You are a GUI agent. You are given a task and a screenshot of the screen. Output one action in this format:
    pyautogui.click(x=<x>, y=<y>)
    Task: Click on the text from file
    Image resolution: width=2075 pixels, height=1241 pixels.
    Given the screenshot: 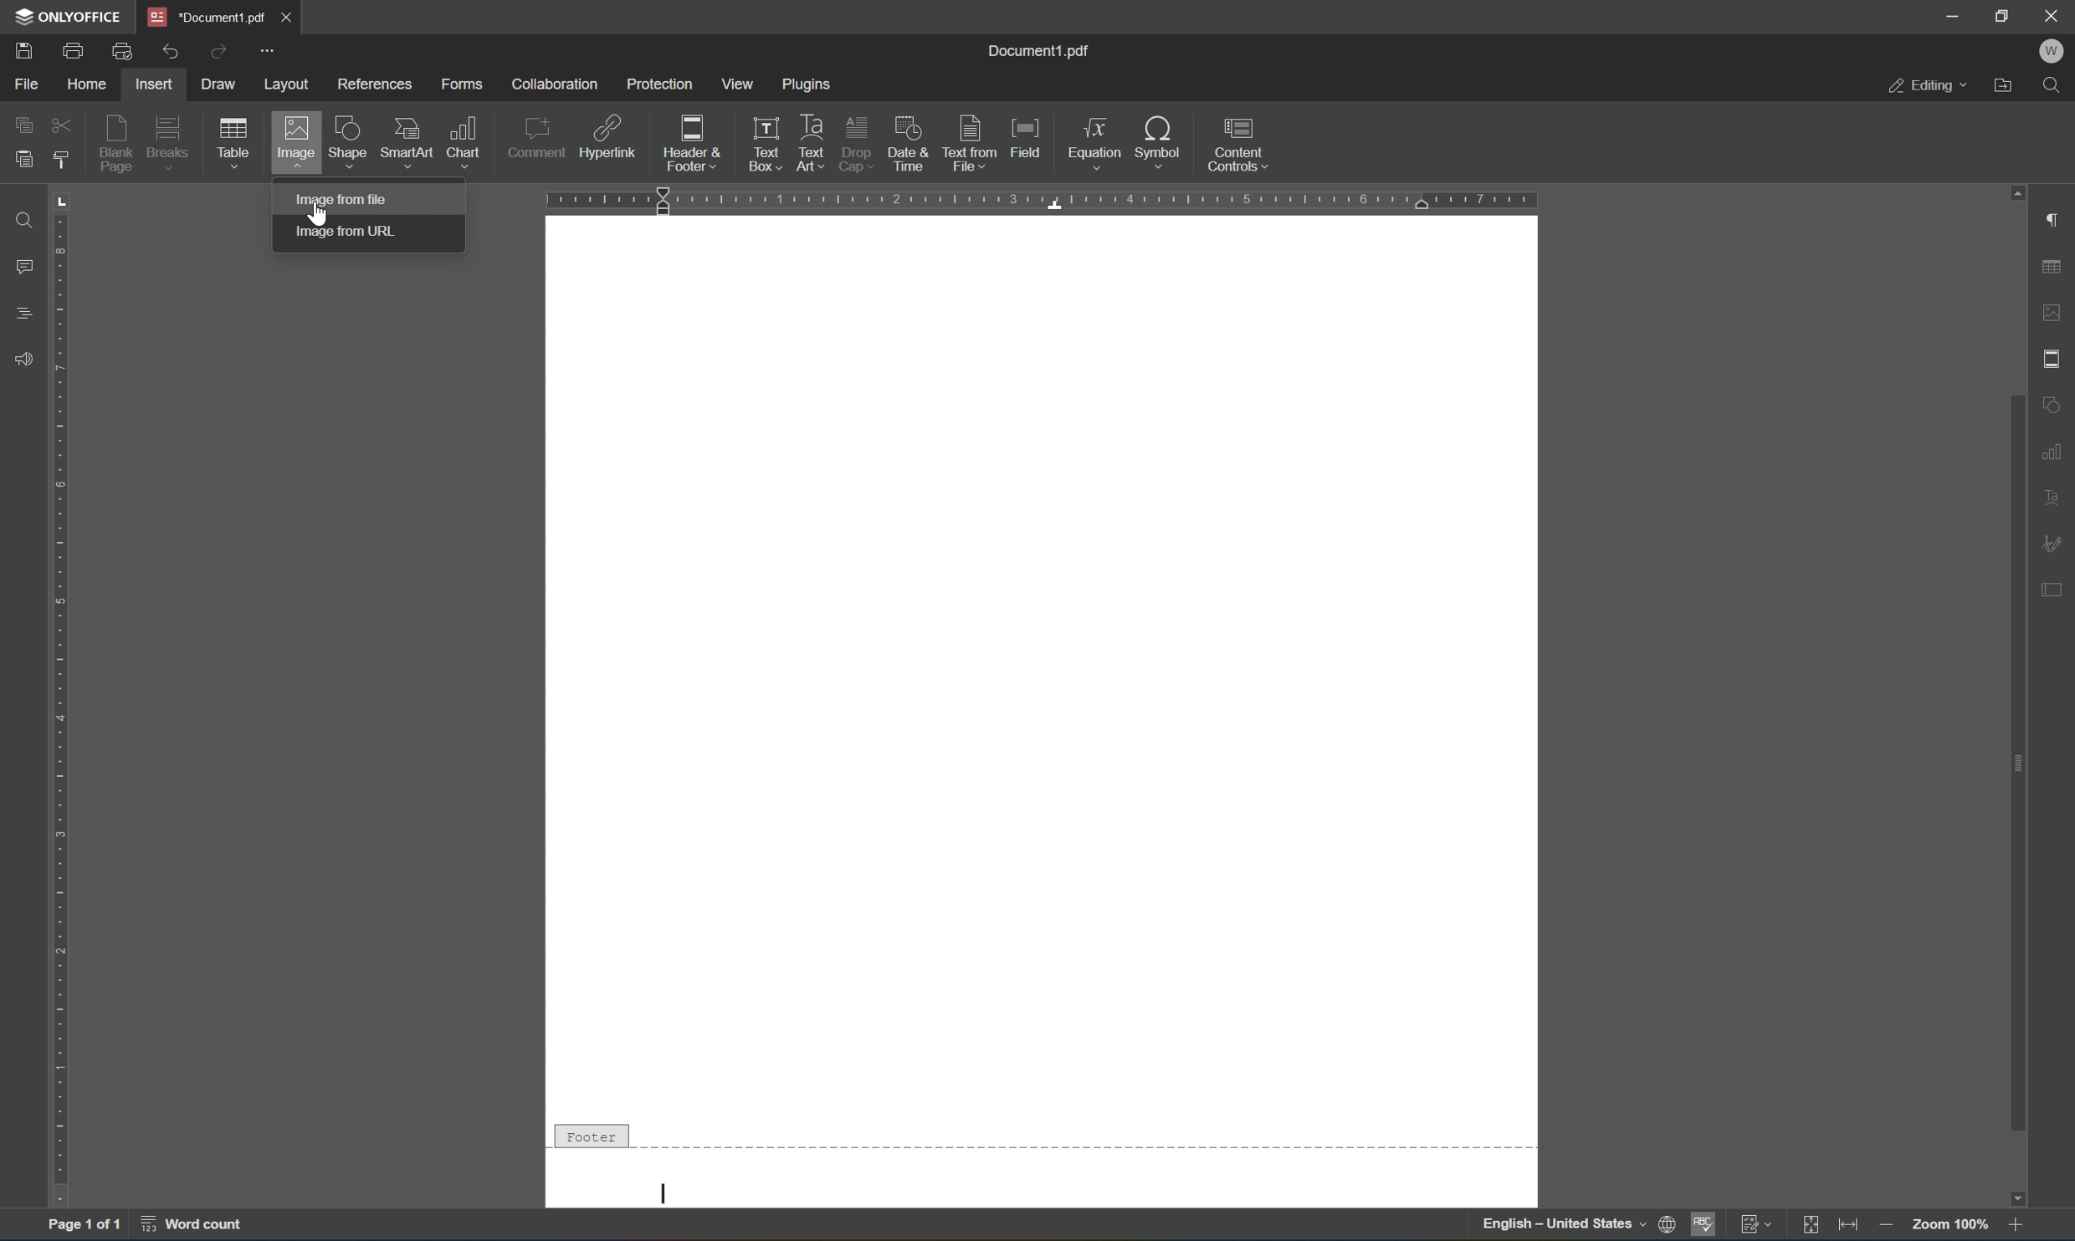 What is the action you would take?
    pyautogui.click(x=971, y=142)
    